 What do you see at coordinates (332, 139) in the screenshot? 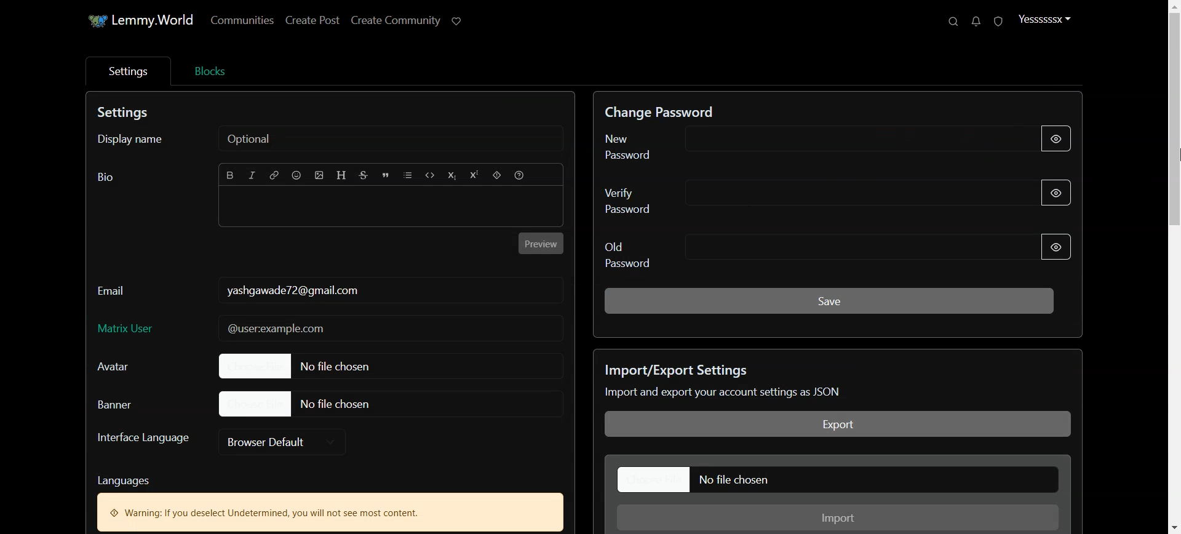
I see `Display name` at bounding box center [332, 139].